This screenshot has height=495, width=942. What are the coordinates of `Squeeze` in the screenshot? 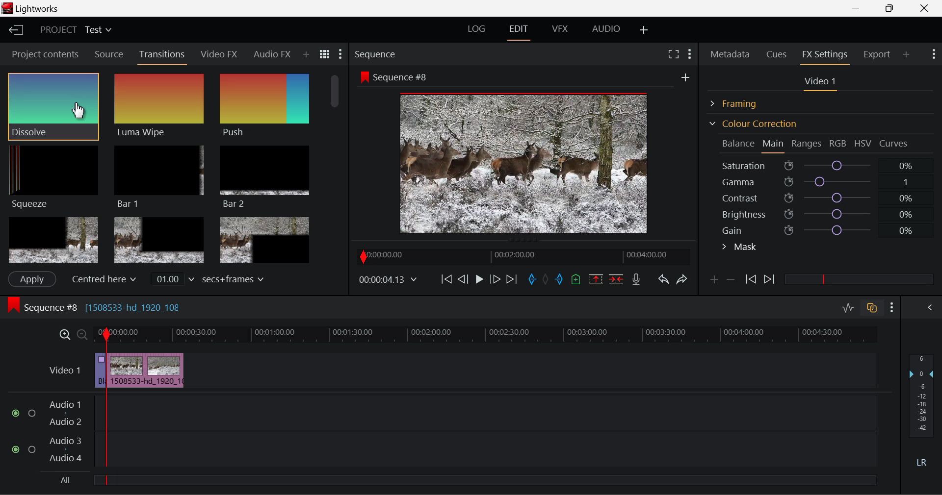 It's located at (50, 176).